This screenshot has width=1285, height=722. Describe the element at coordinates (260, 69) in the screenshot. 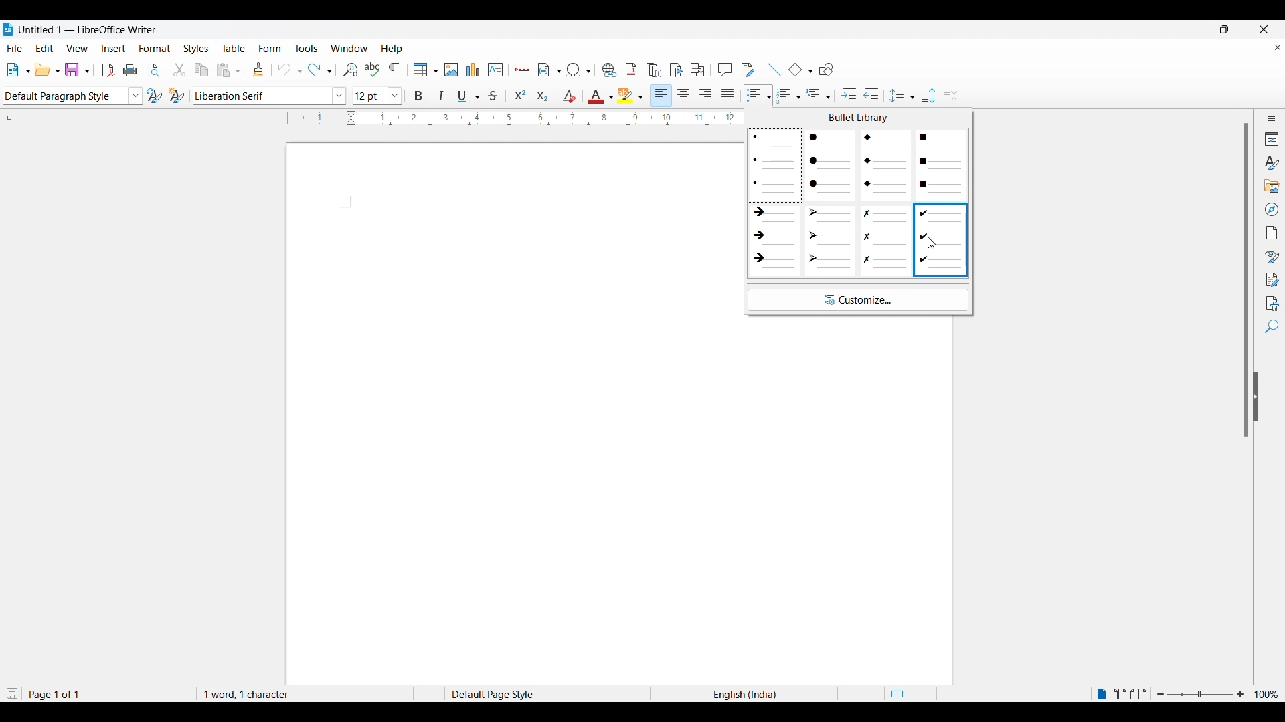

I see `clone` at that location.